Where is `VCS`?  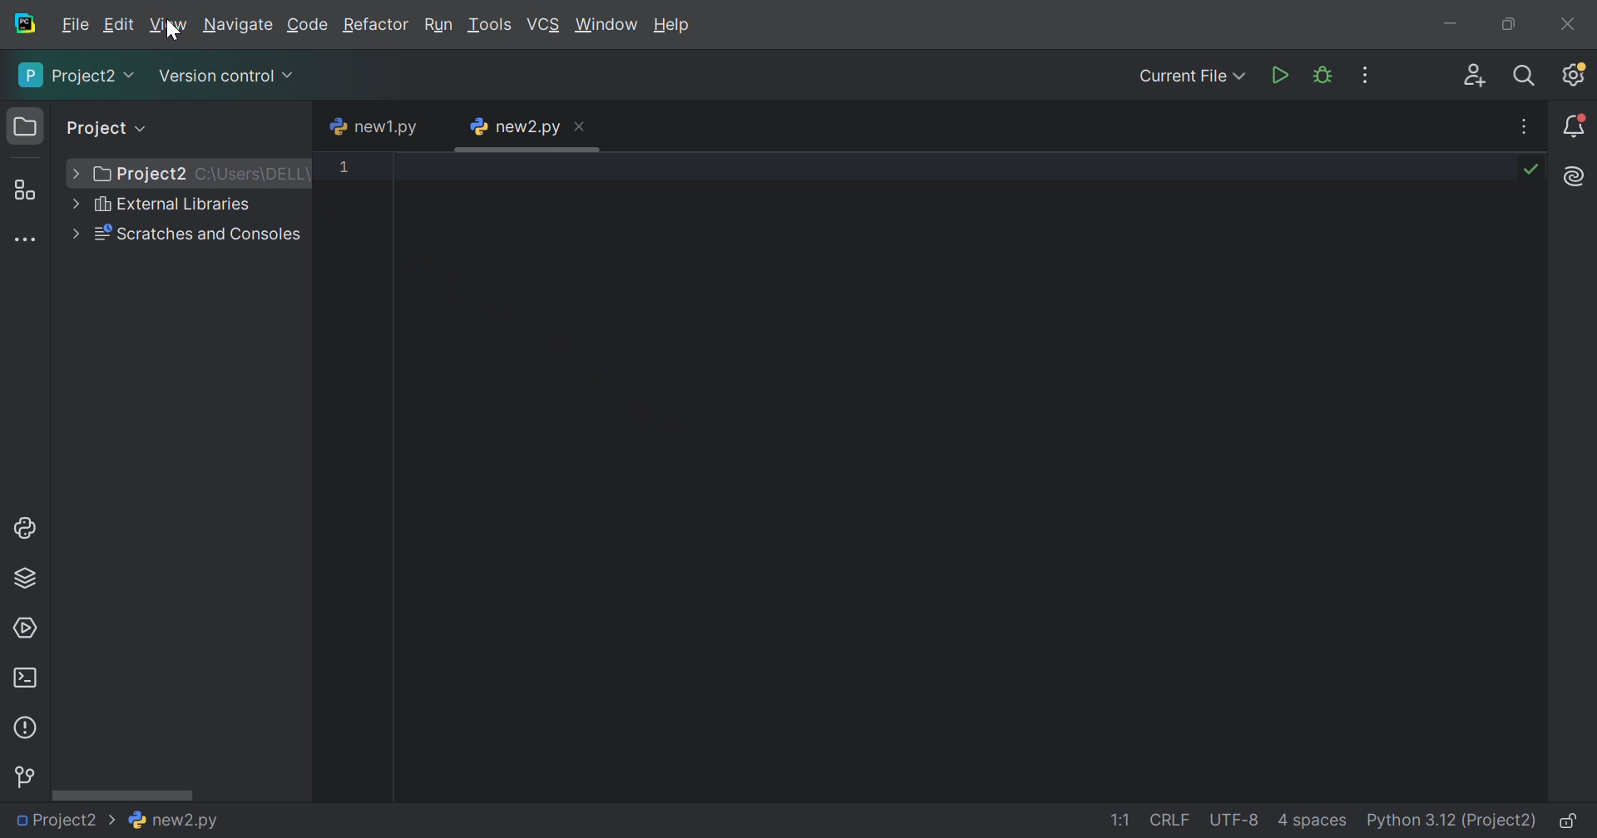
VCS is located at coordinates (545, 22).